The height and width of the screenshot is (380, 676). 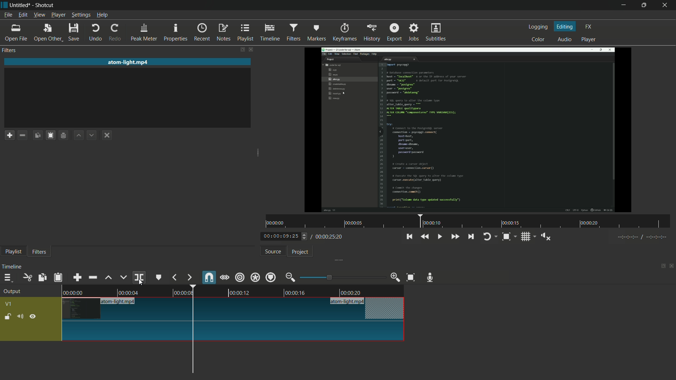 I want to click on undo, so click(x=96, y=33).